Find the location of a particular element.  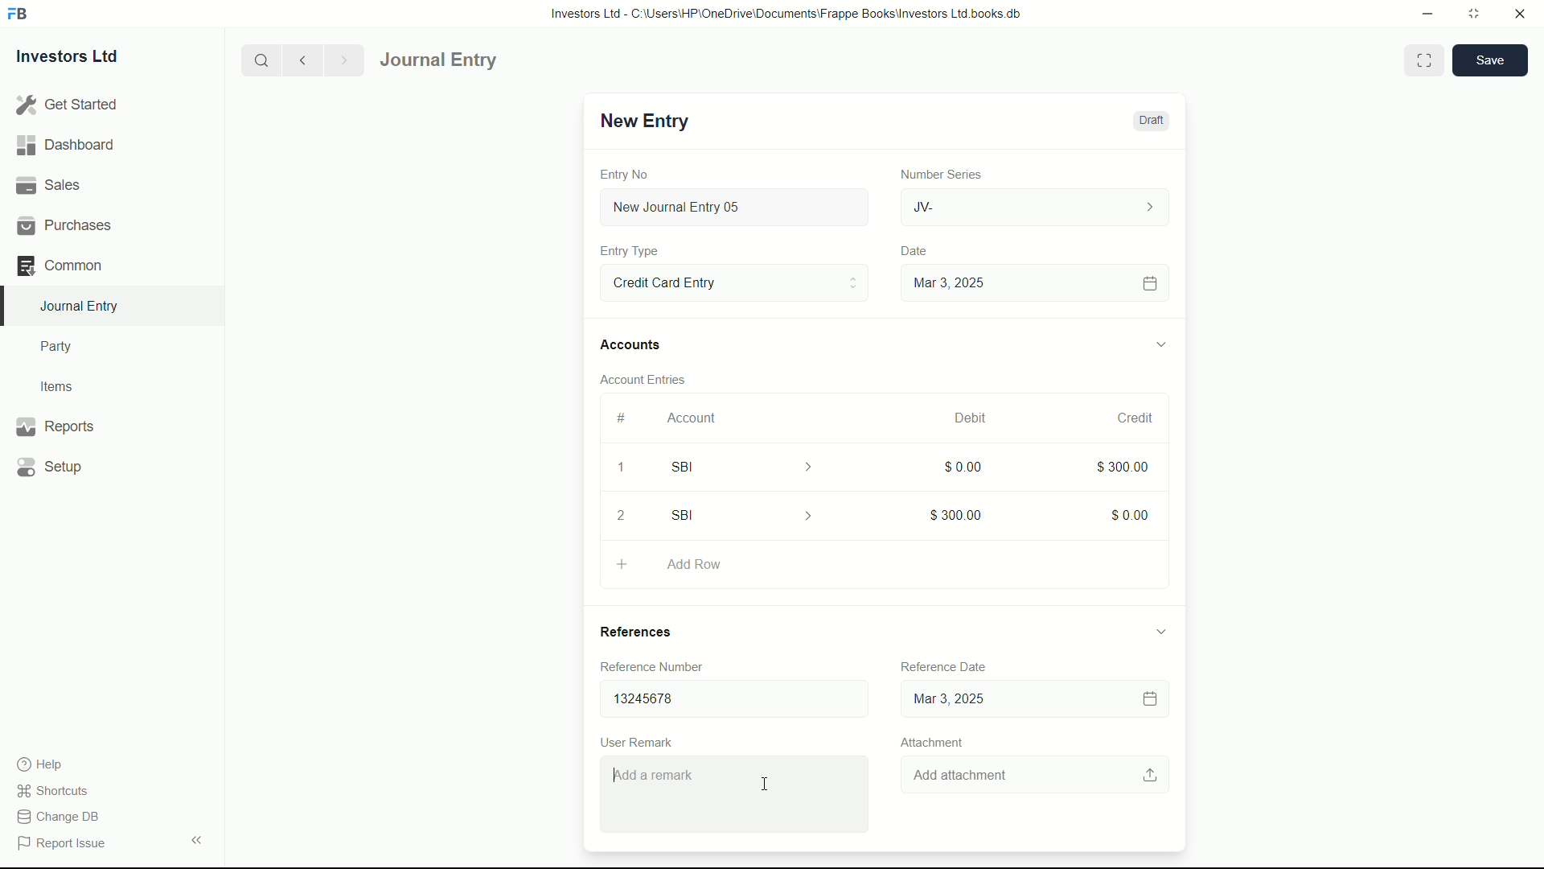

Reference Number is located at coordinates (663, 666).